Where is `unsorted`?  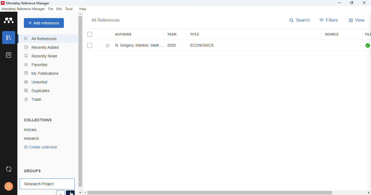 unsorted is located at coordinates (36, 82).